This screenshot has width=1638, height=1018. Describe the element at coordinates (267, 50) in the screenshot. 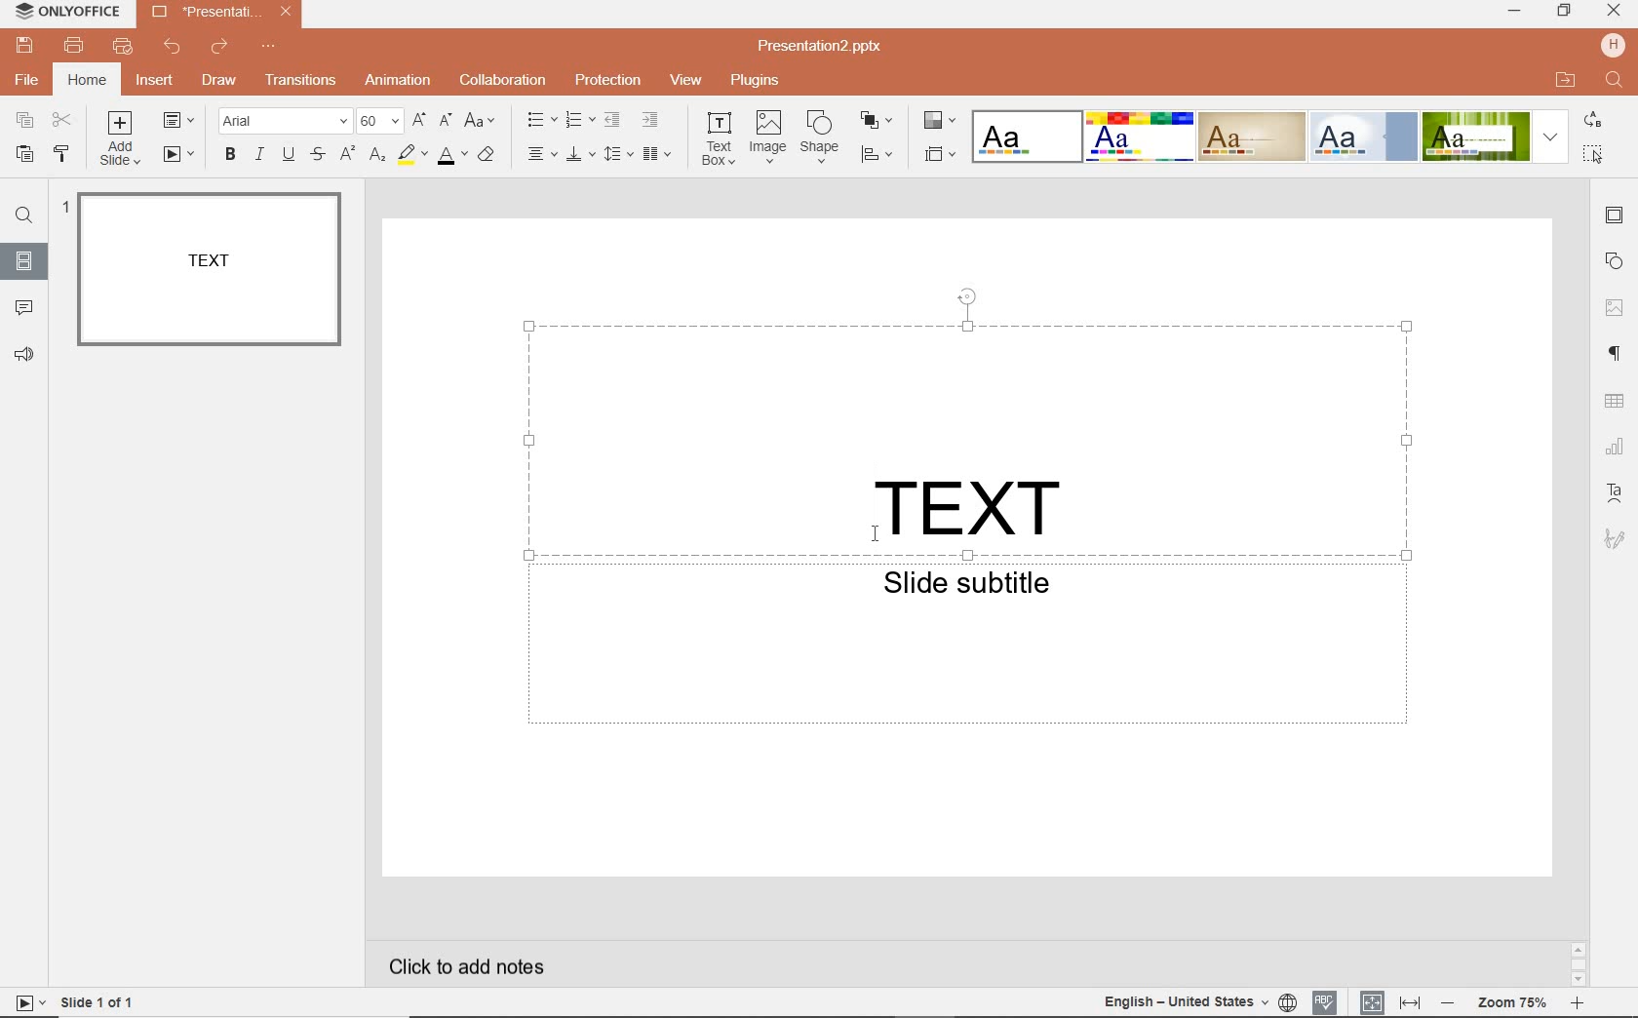

I see `CUSTOMIZE QUICK ACCESS TOOLBAR` at that location.